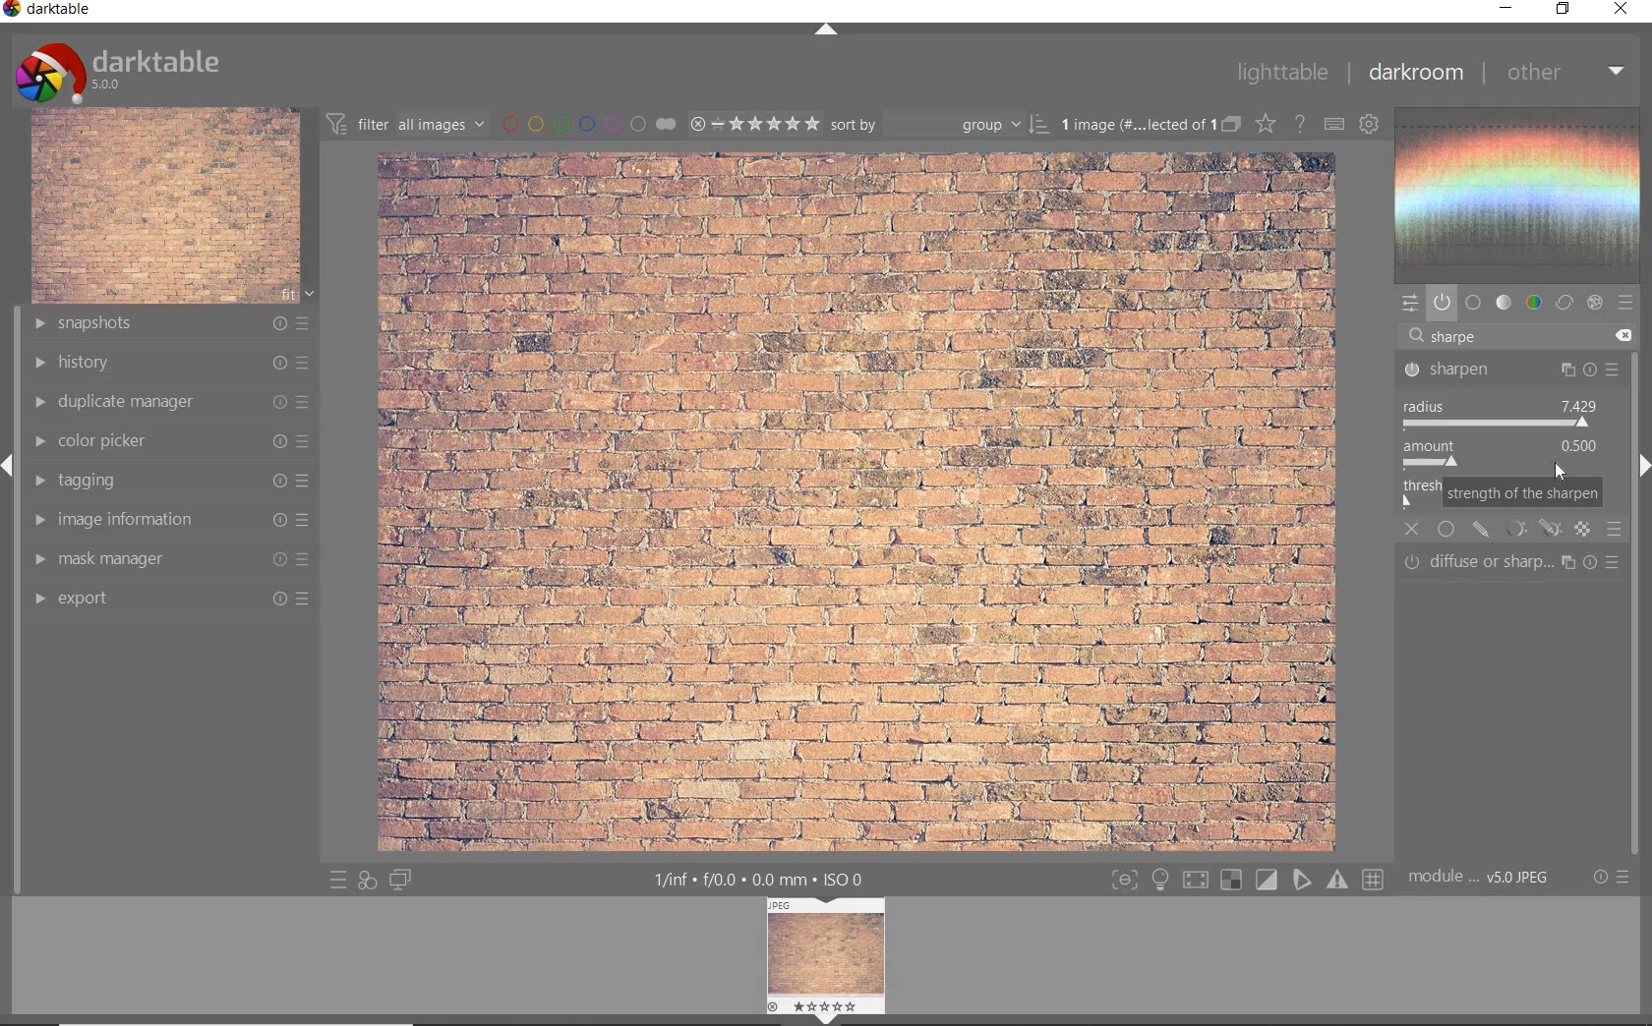 The height and width of the screenshot is (1026, 1652). What do you see at coordinates (1566, 74) in the screenshot?
I see `other` at bounding box center [1566, 74].